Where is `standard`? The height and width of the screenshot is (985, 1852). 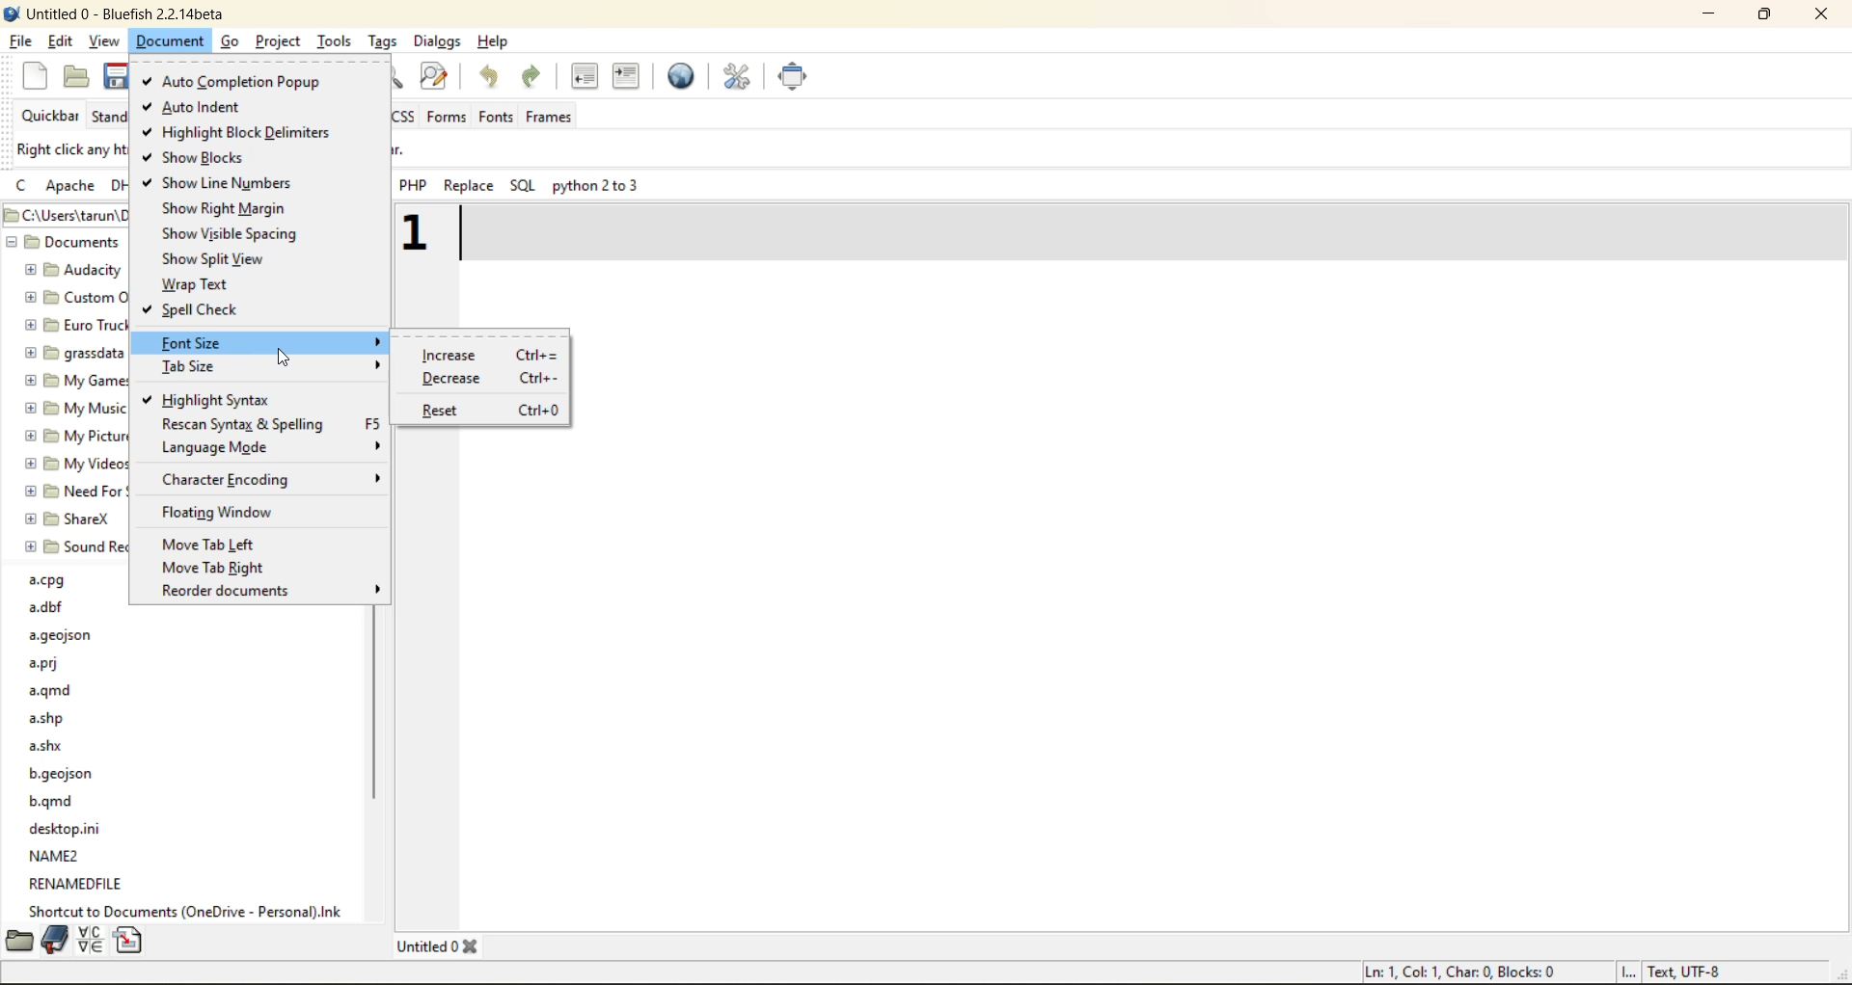
standard is located at coordinates (110, 117).